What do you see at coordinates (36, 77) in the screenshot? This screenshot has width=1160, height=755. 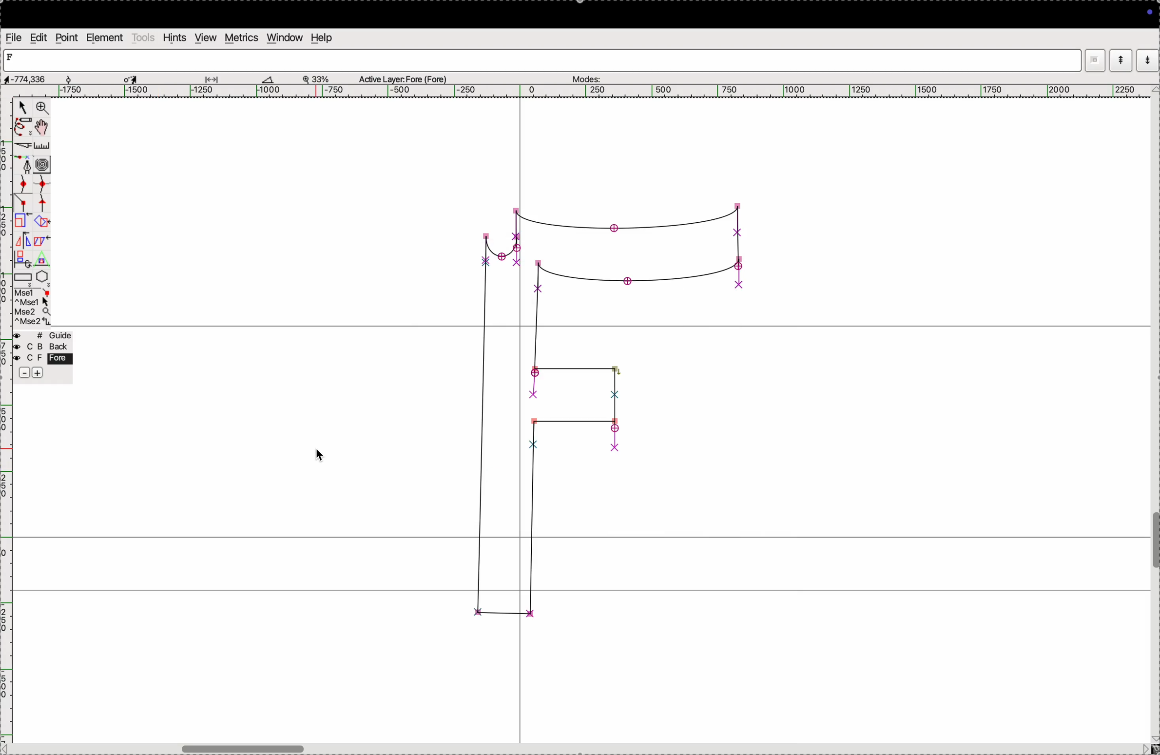 I see `aspects` at bounding box center [36, 77].